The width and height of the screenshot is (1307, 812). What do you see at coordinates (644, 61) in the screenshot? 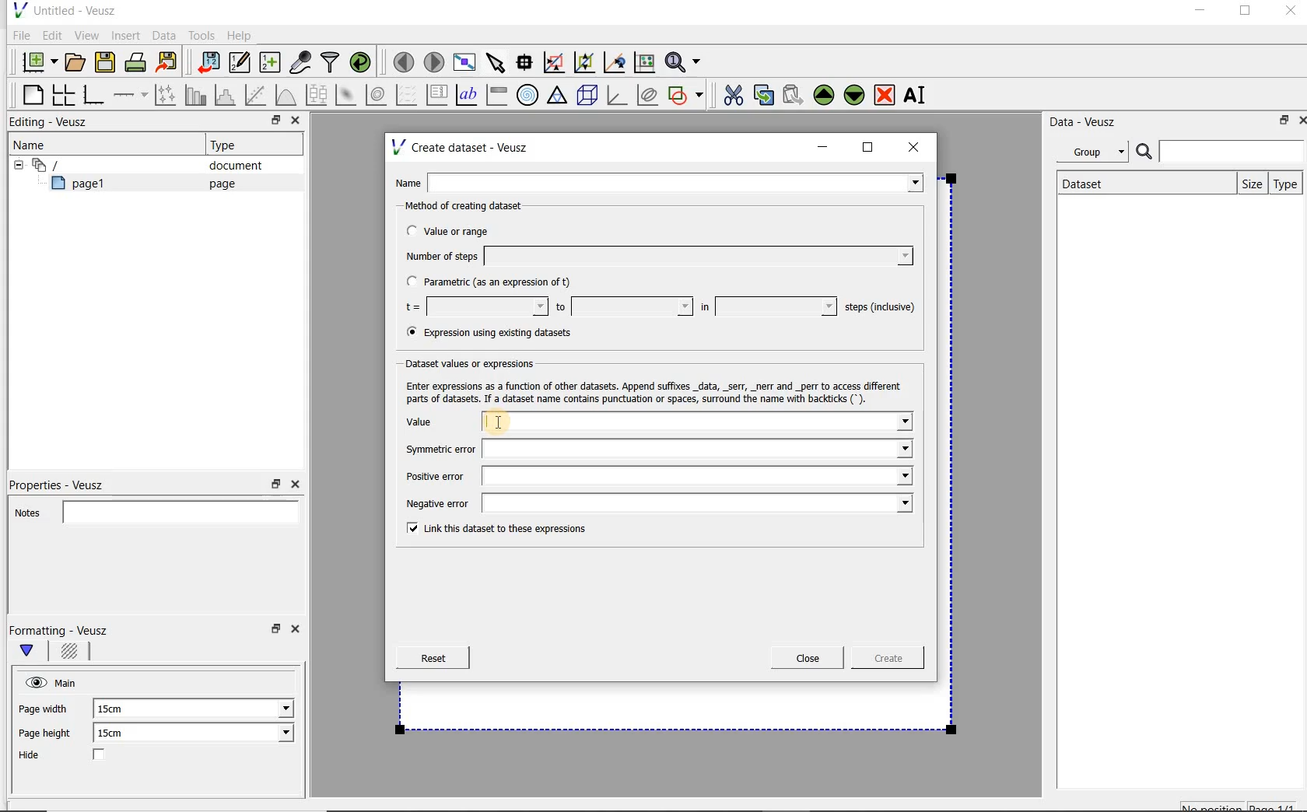
I see `click to reset graph axes` at bounding box center [644, 61].